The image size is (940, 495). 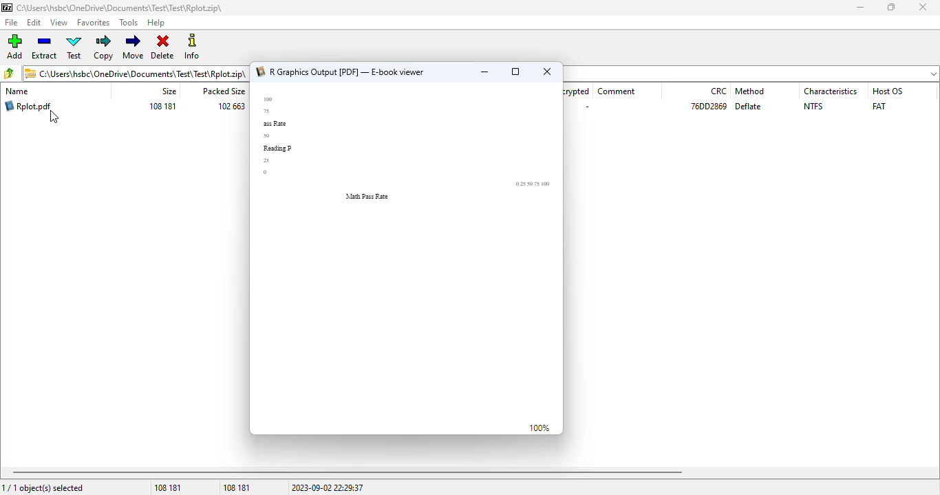 I want to click on C:\Users\hsbc\OneDrive\Documents\ Test\ Test\Rplot.zip\, so click(x=136, y=73).